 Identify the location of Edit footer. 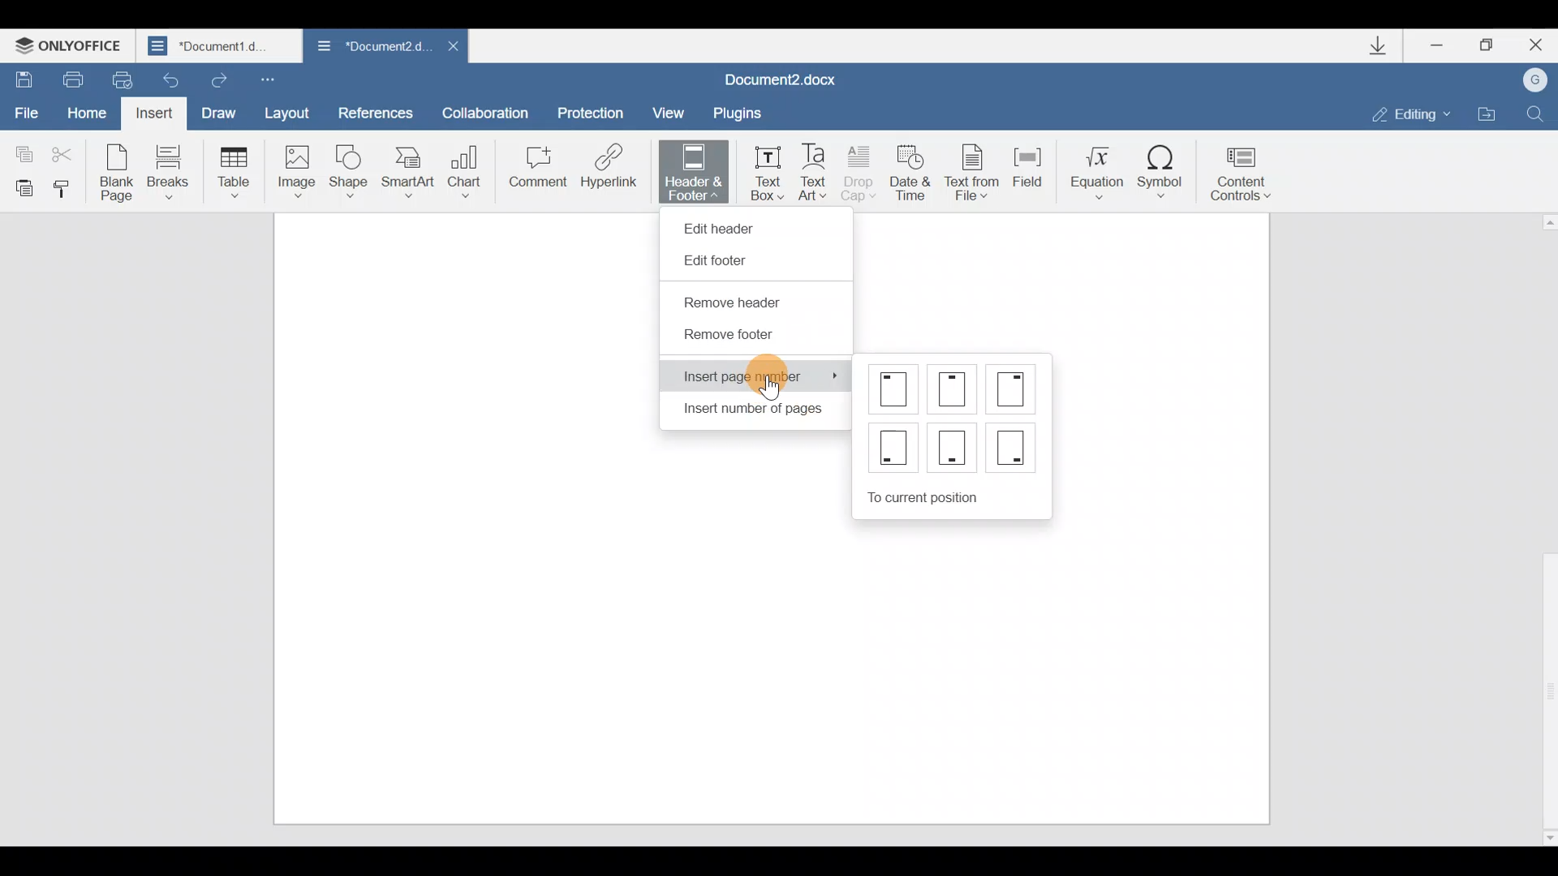
(725, 261).